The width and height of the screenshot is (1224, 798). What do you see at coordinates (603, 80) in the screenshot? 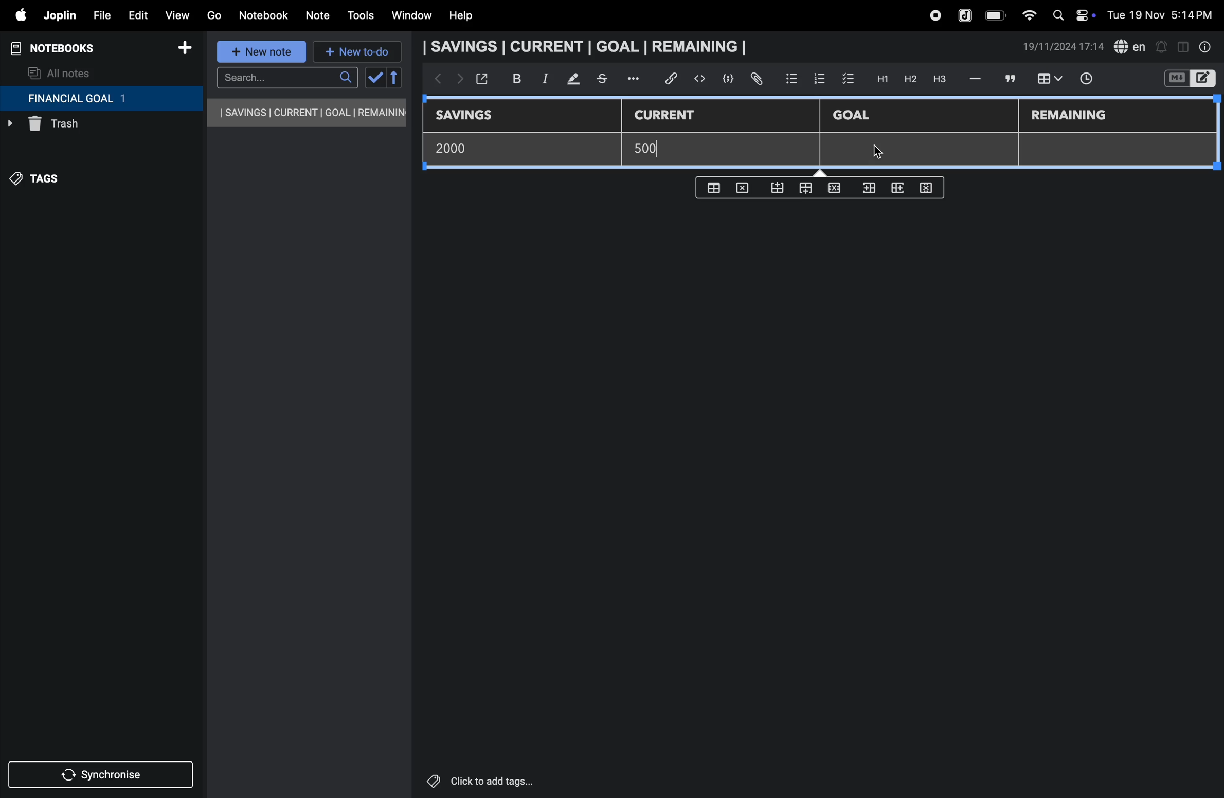
I see `stketchbook` at bounding box center [603, 80].